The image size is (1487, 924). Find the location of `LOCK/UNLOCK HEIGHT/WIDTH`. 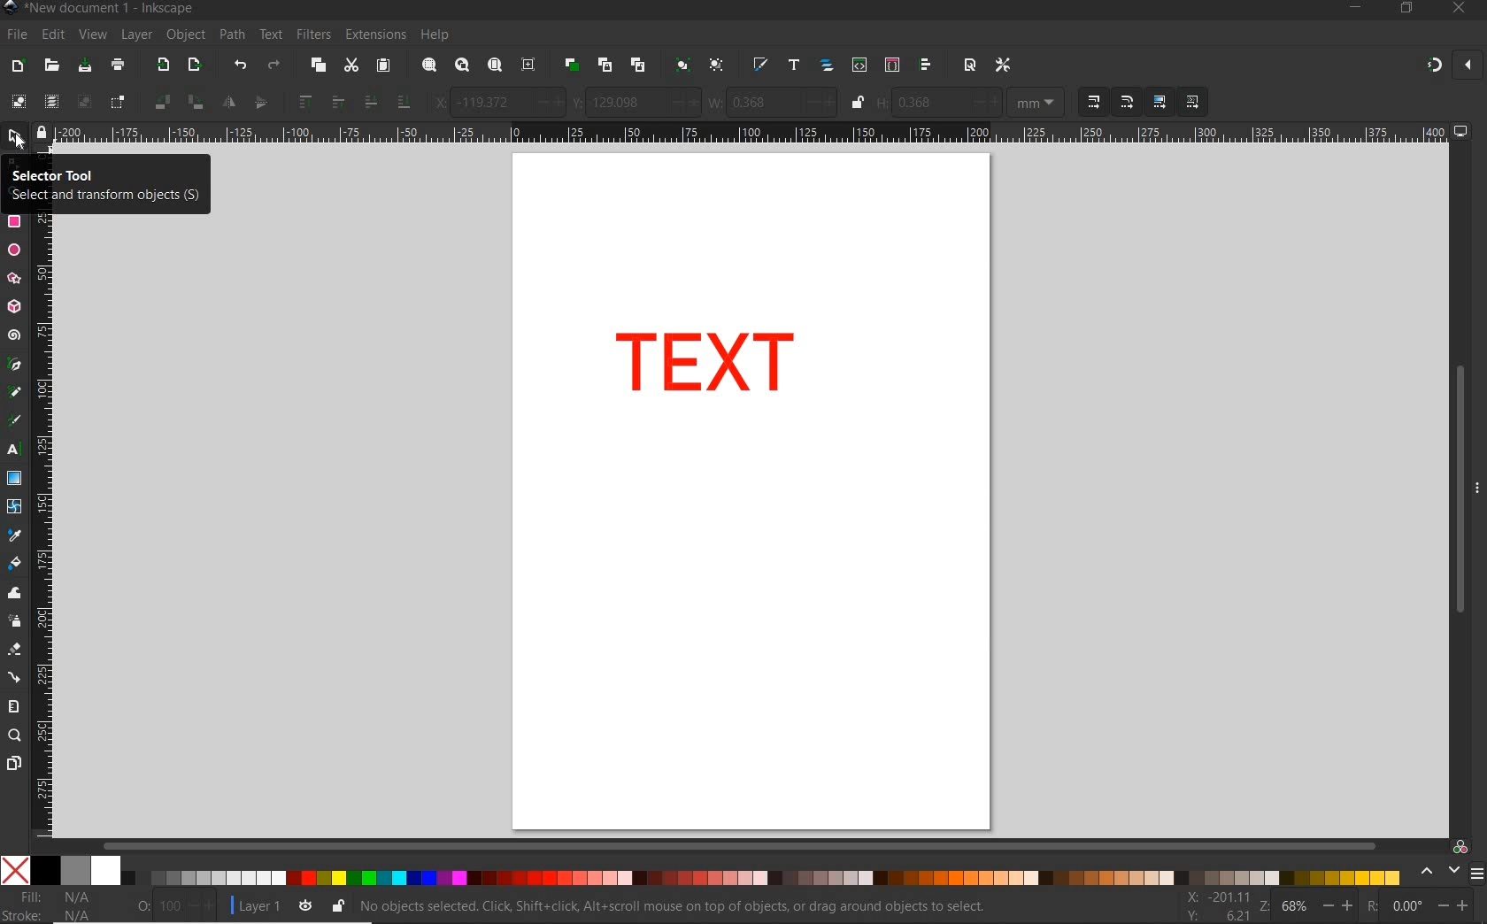

LOCK/UNLOCK HEIGHT/WIDTH is located at coordinates (859, 103).